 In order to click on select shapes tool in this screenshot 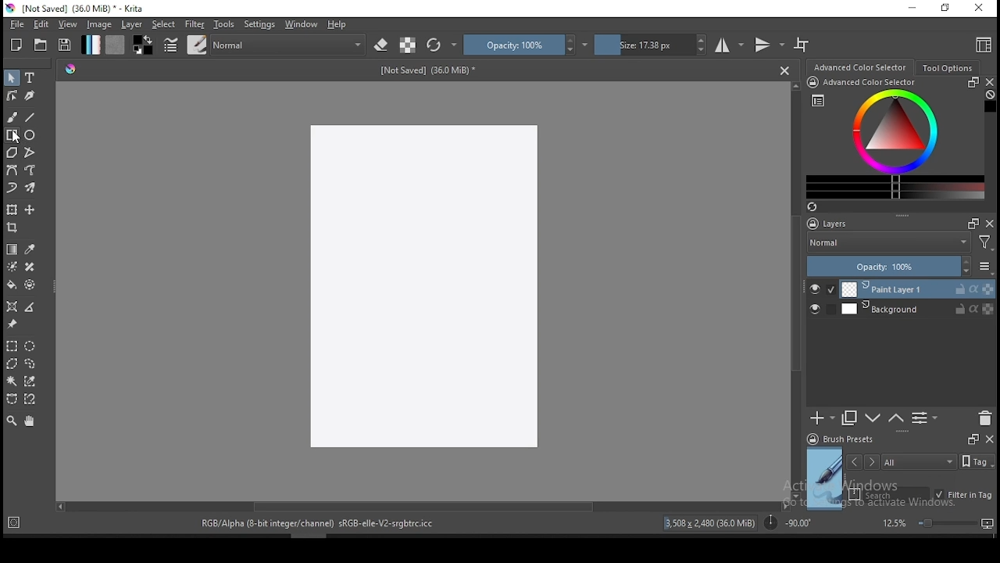, I will do `click(12, 77)`.